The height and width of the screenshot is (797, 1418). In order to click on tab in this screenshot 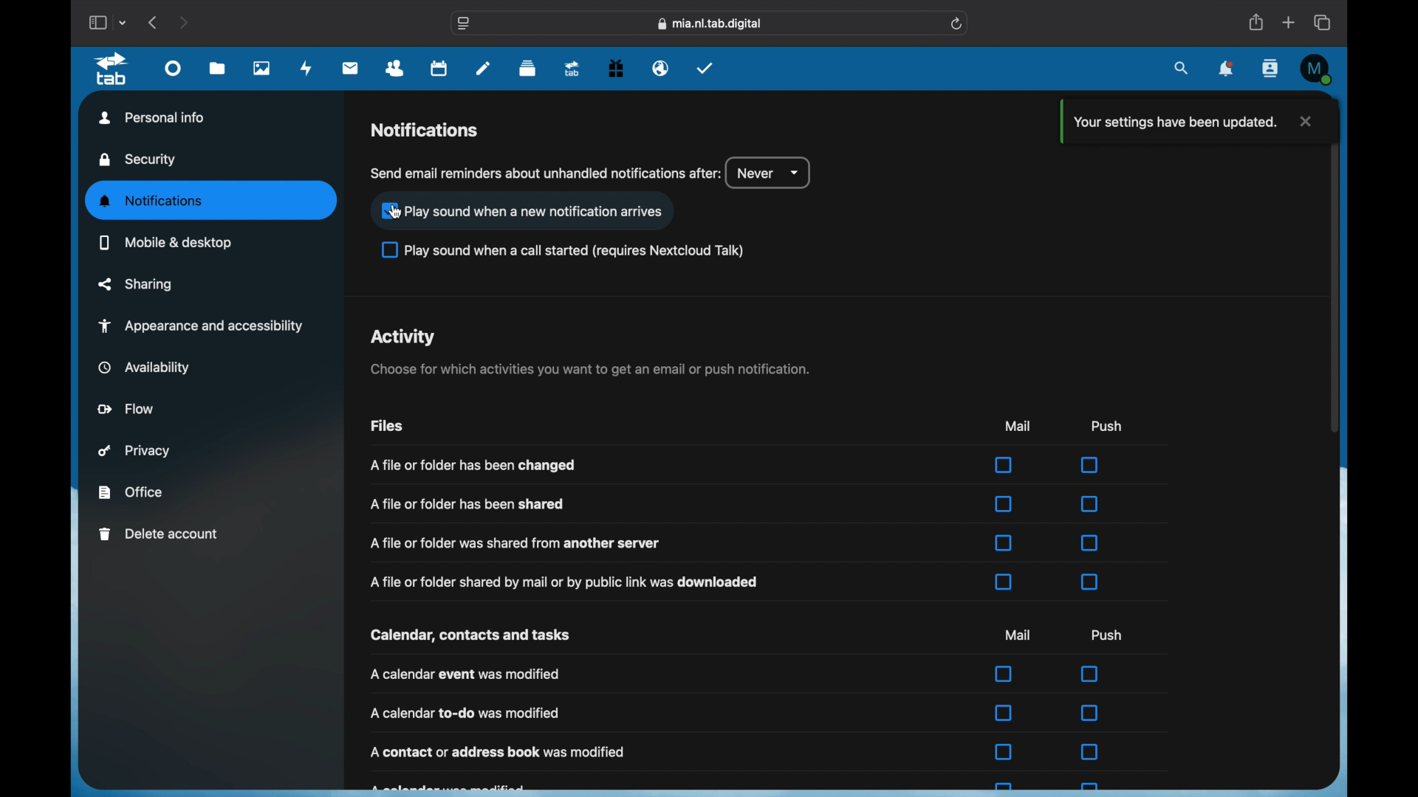, I will do `click(112, 69)`.